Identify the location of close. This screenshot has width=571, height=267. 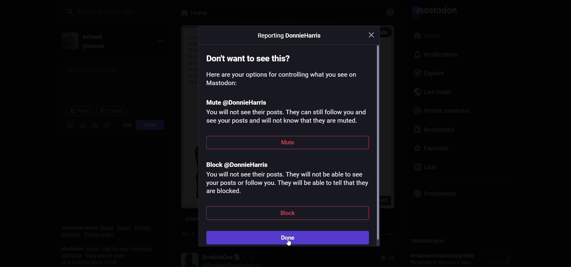
(371, 35).